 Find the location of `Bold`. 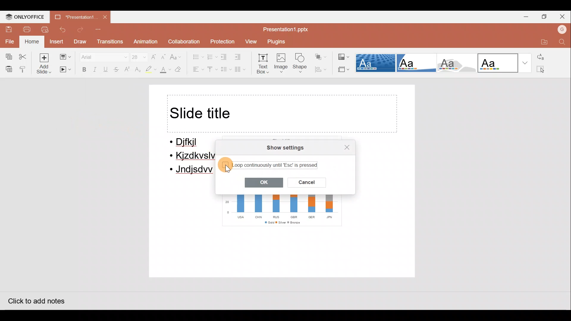

Bold is located at coordinates (82, 69).